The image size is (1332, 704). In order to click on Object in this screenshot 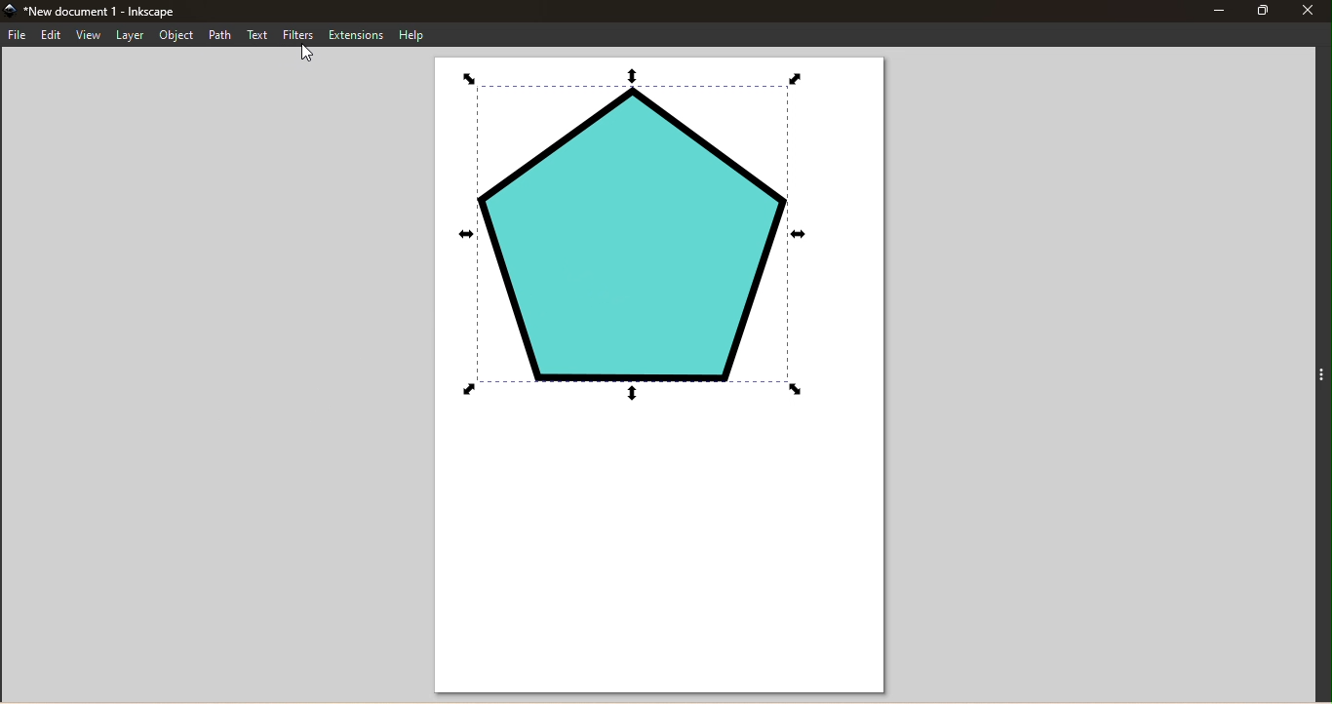, I will do `click(176, 35)`.